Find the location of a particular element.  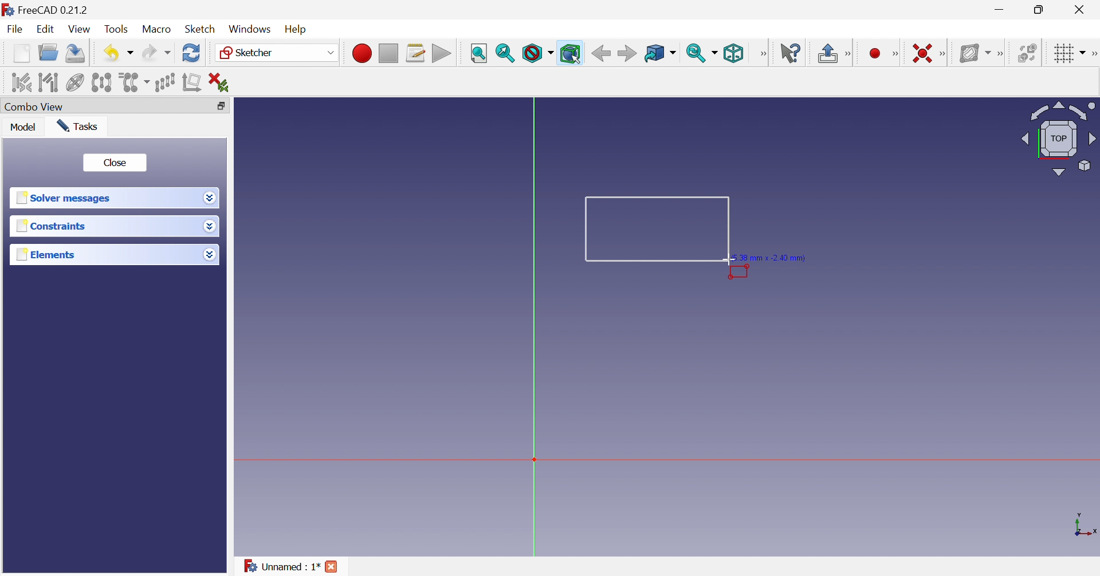

Windows is located at coordinates (249, 30).